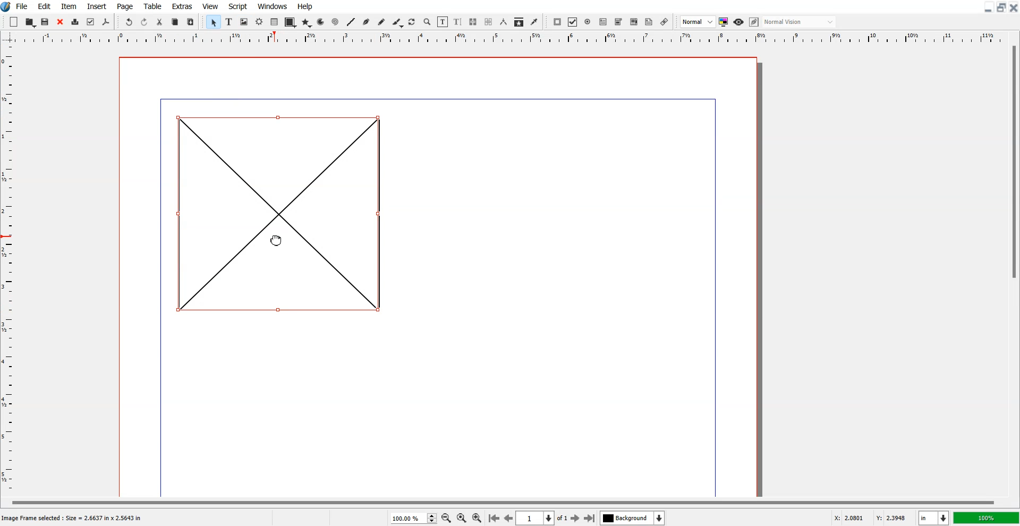  I want to click on 100%, so click(985, 517).